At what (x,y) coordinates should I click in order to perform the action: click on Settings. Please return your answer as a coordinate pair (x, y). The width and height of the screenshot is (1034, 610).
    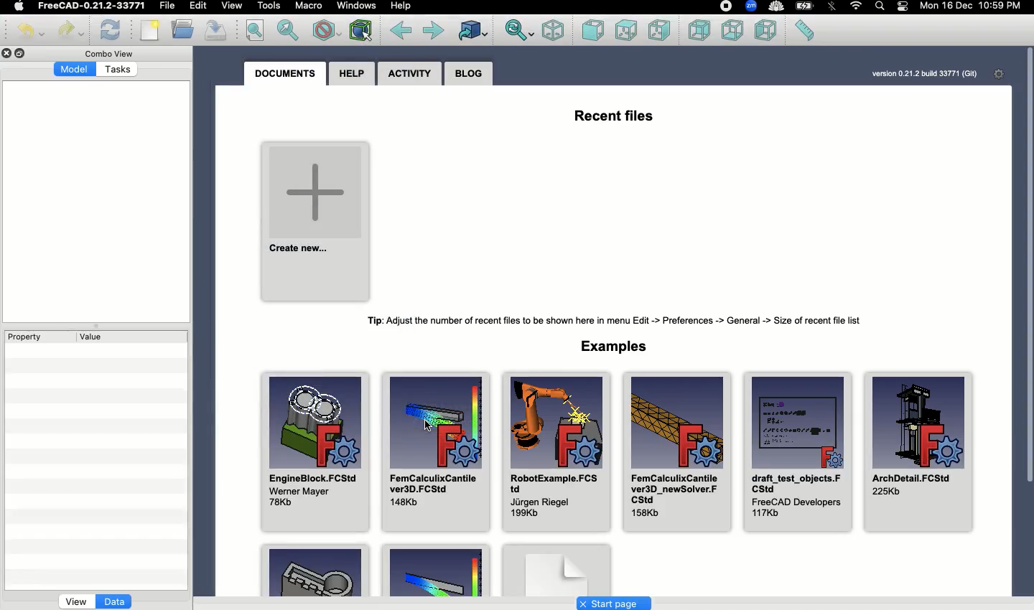
    Looking at the image, I should click on (1002, 74).